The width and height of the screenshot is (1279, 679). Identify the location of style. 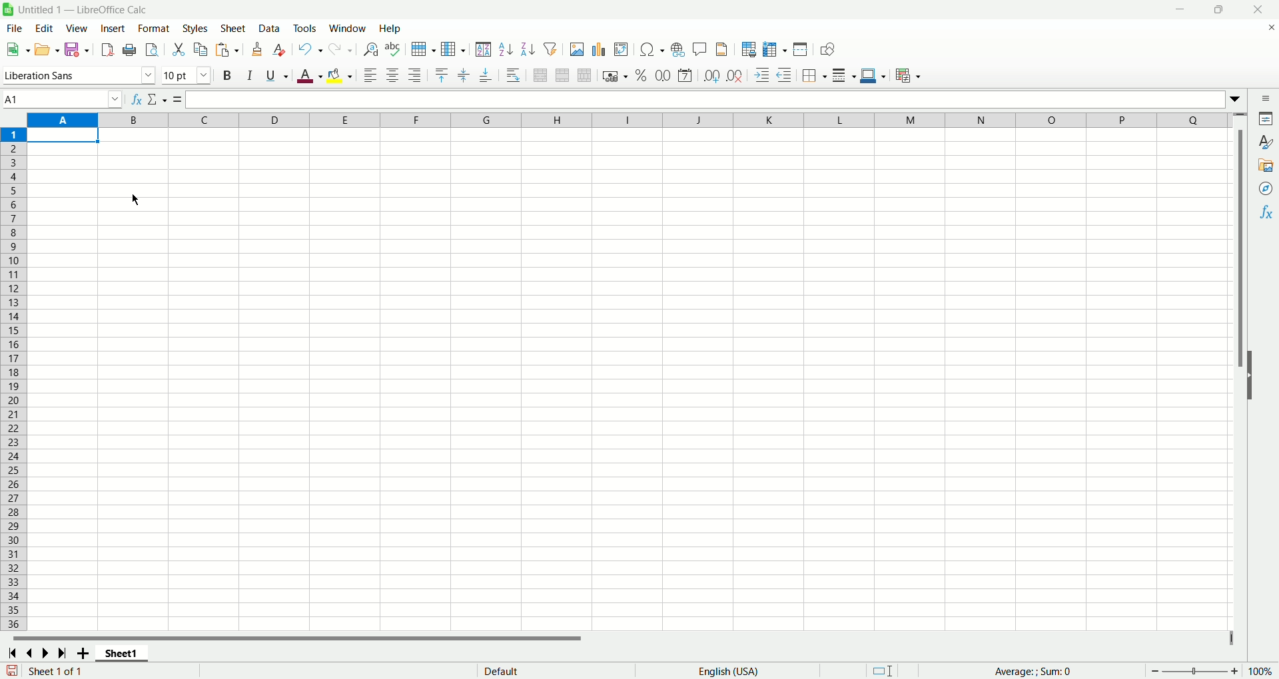
(1262, 141).